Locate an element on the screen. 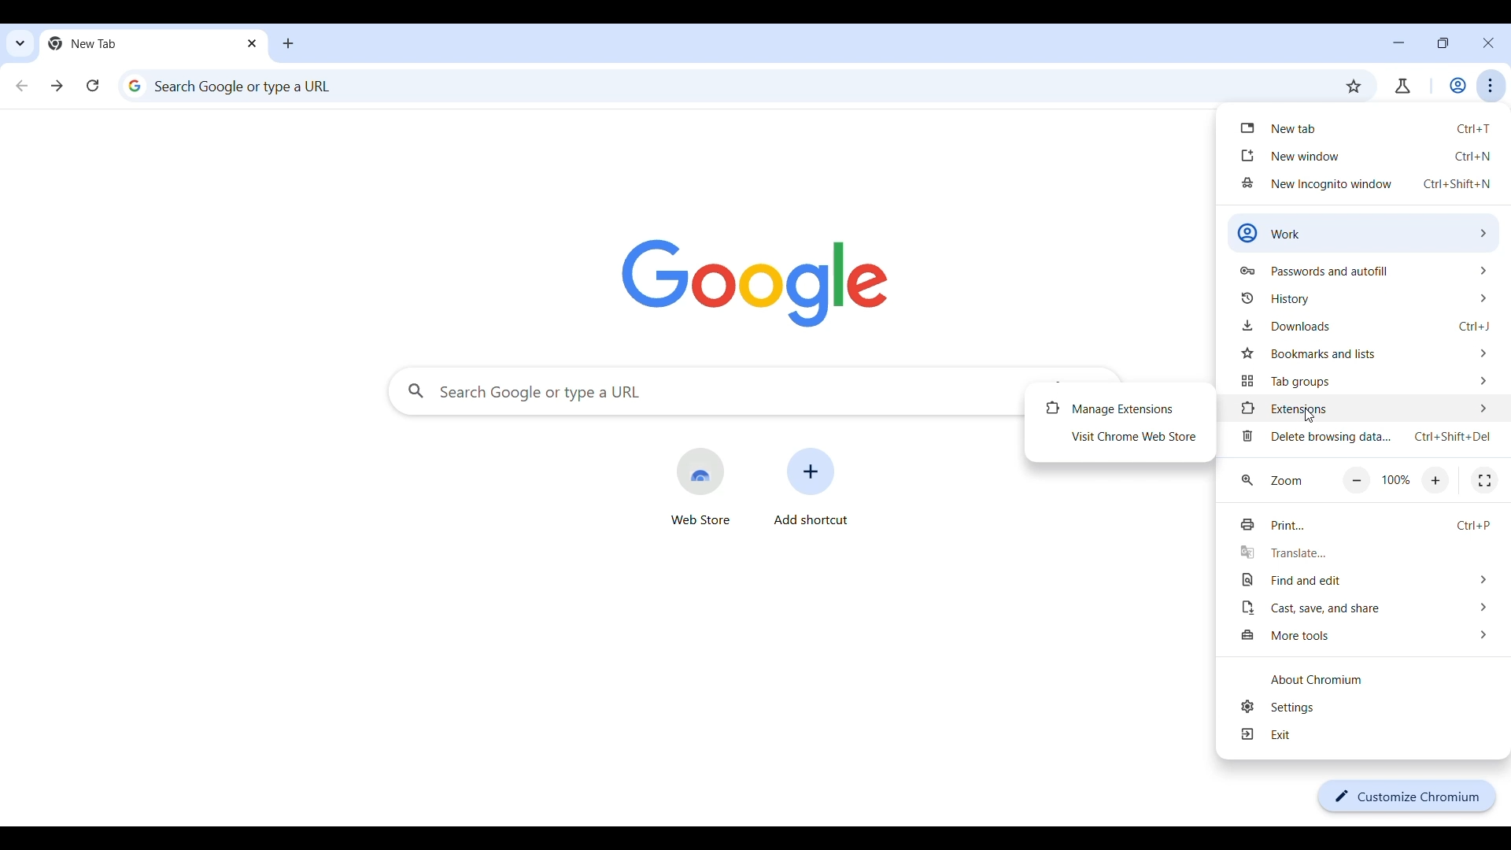  Add shortcut to another site is located at coordinates (811, 486).